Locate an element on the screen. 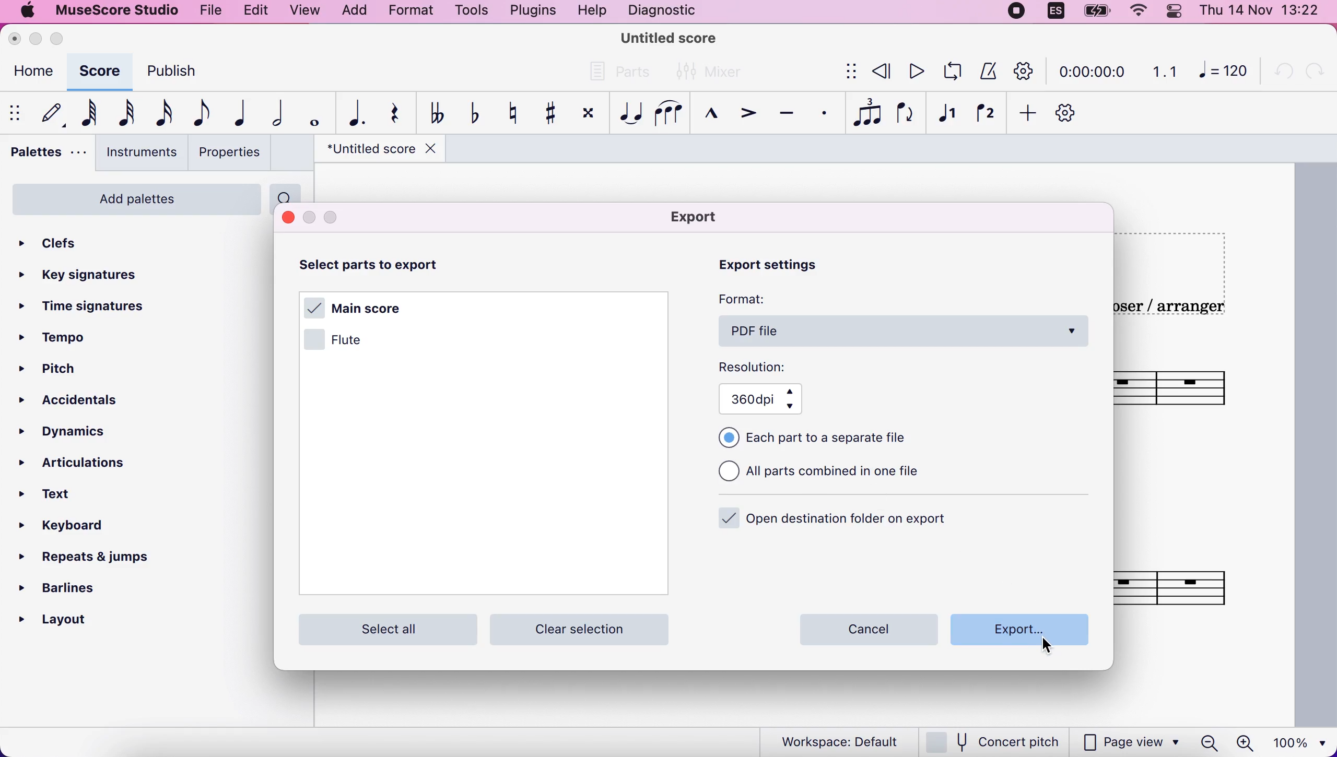  workspace default is located at coordinates (833, 741).